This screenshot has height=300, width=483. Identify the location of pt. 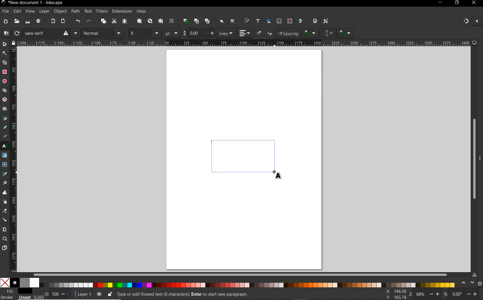
(172, 33).